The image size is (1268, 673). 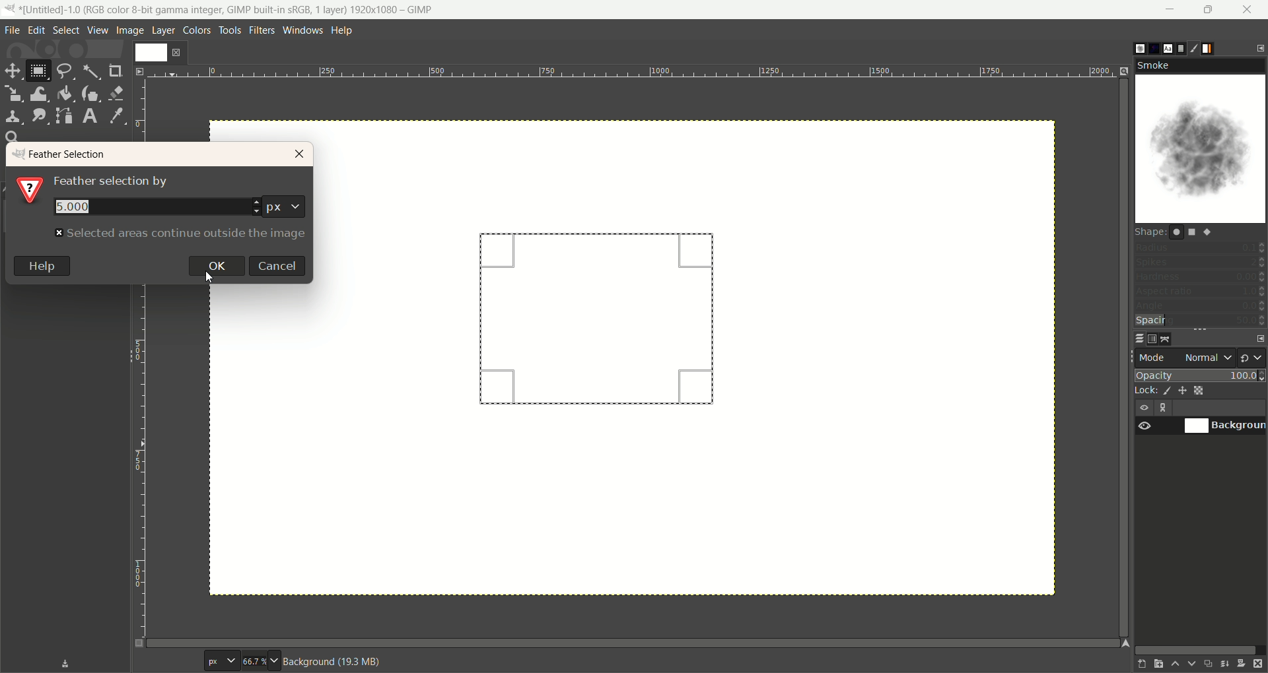 What do you see at coordinates (68, 662) in the screenshot?
I see `save device status` at bounding box center [68, 662].